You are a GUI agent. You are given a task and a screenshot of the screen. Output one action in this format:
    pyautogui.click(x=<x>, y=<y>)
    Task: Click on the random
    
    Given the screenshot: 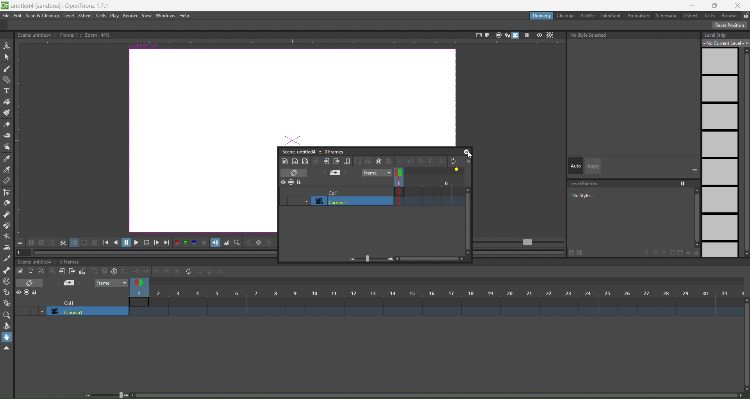 What is the action you would take?
    pyautogui.click(x=220, y=272)
    